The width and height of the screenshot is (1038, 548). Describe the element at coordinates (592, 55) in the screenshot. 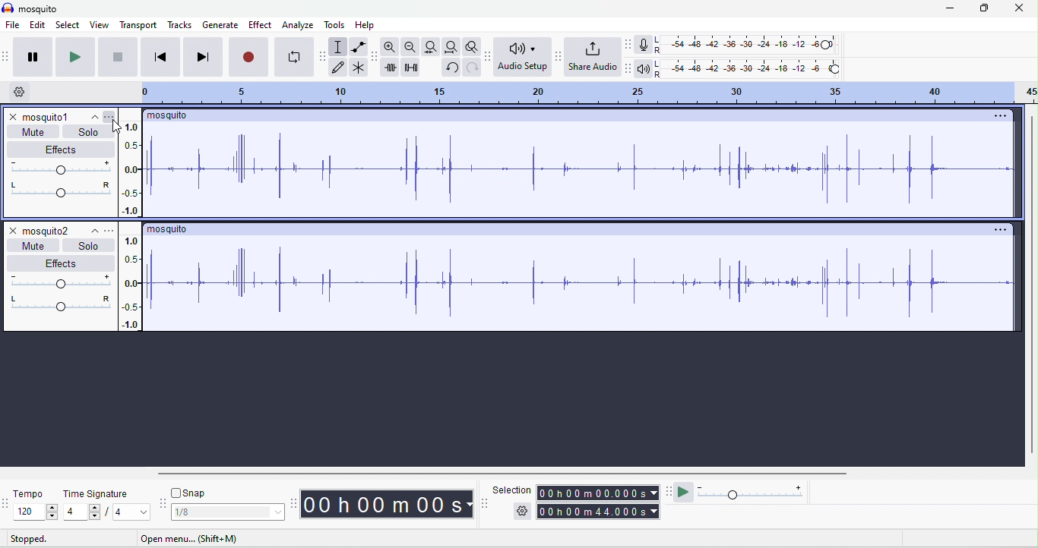

I see `share audio` at that location.